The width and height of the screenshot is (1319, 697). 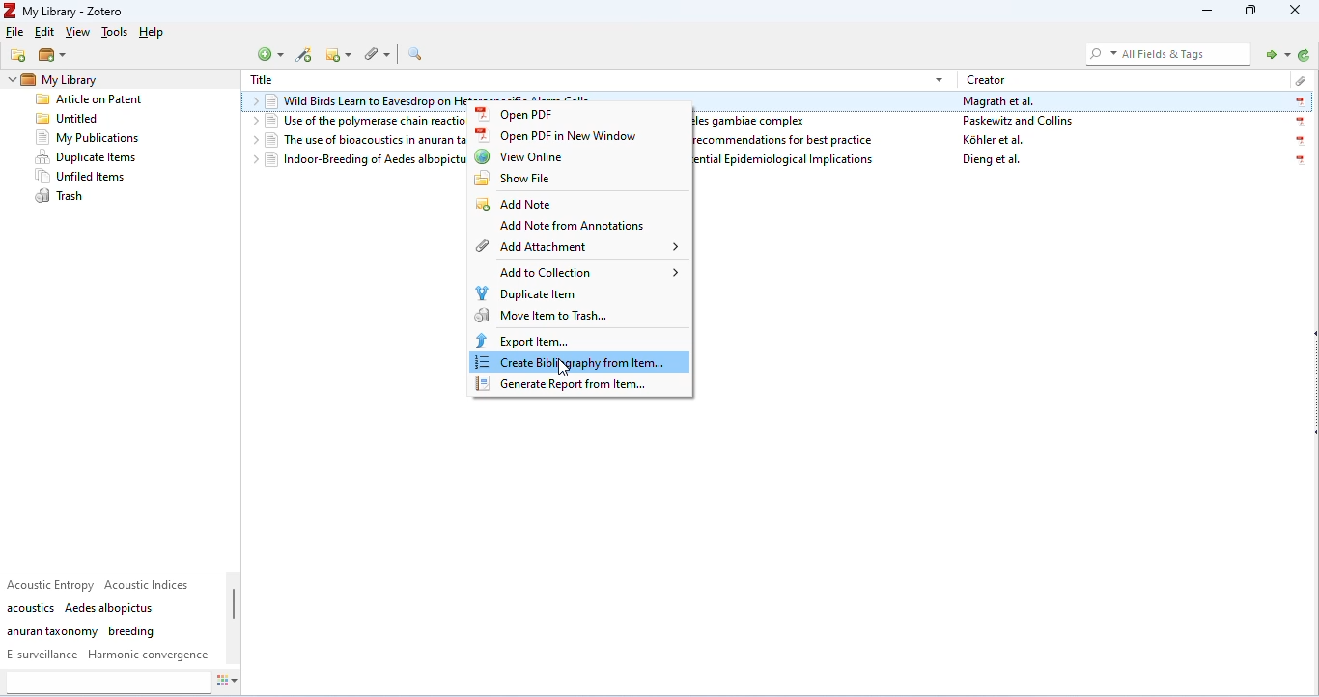 What do you see at coordinates (306, 56) in the screenshot?
I see `add item` at bounding box center [306, 56].